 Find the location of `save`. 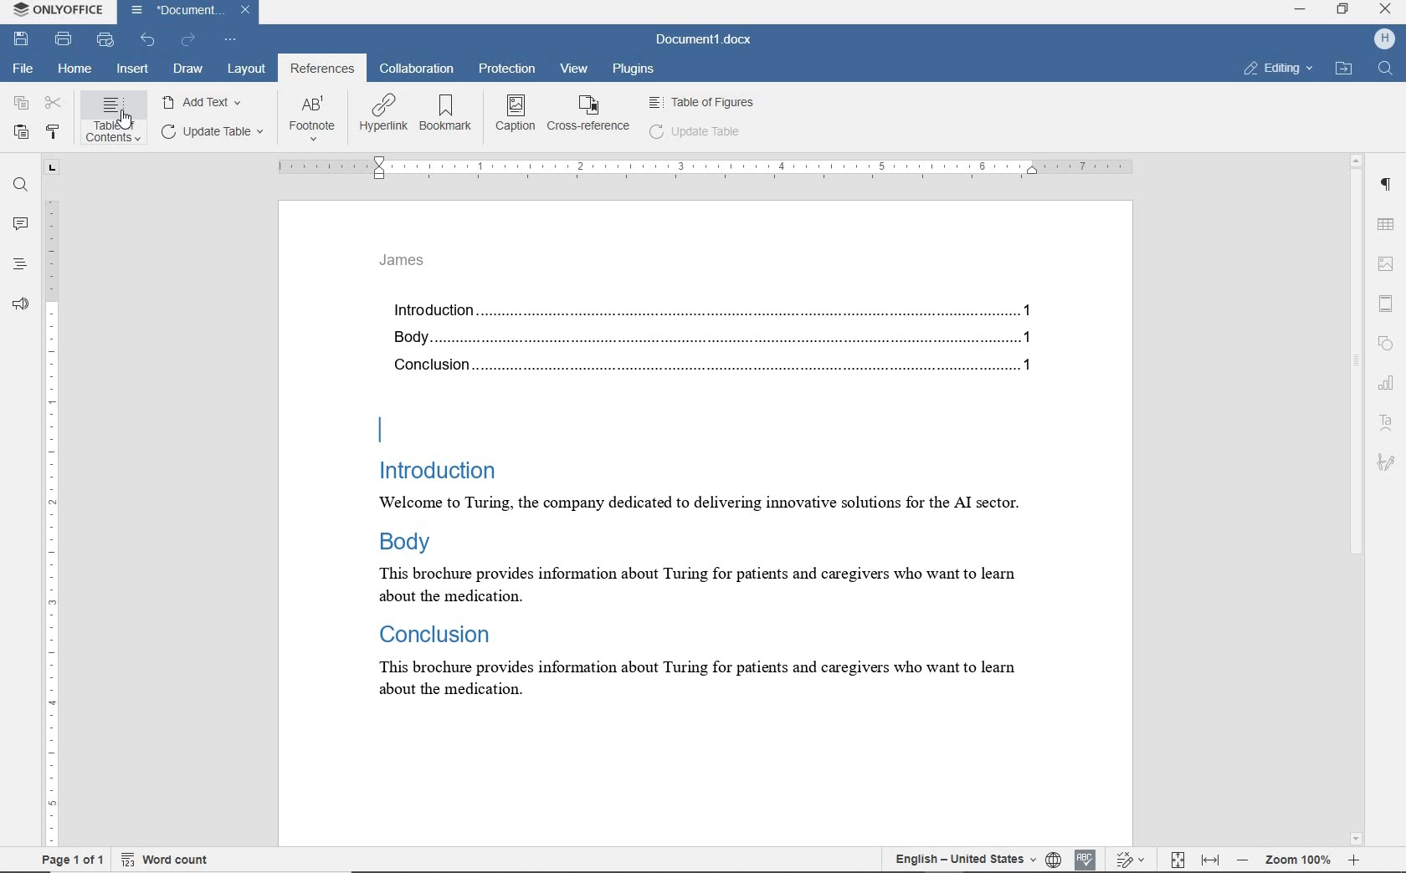

save is located at coordinates (23, 40).